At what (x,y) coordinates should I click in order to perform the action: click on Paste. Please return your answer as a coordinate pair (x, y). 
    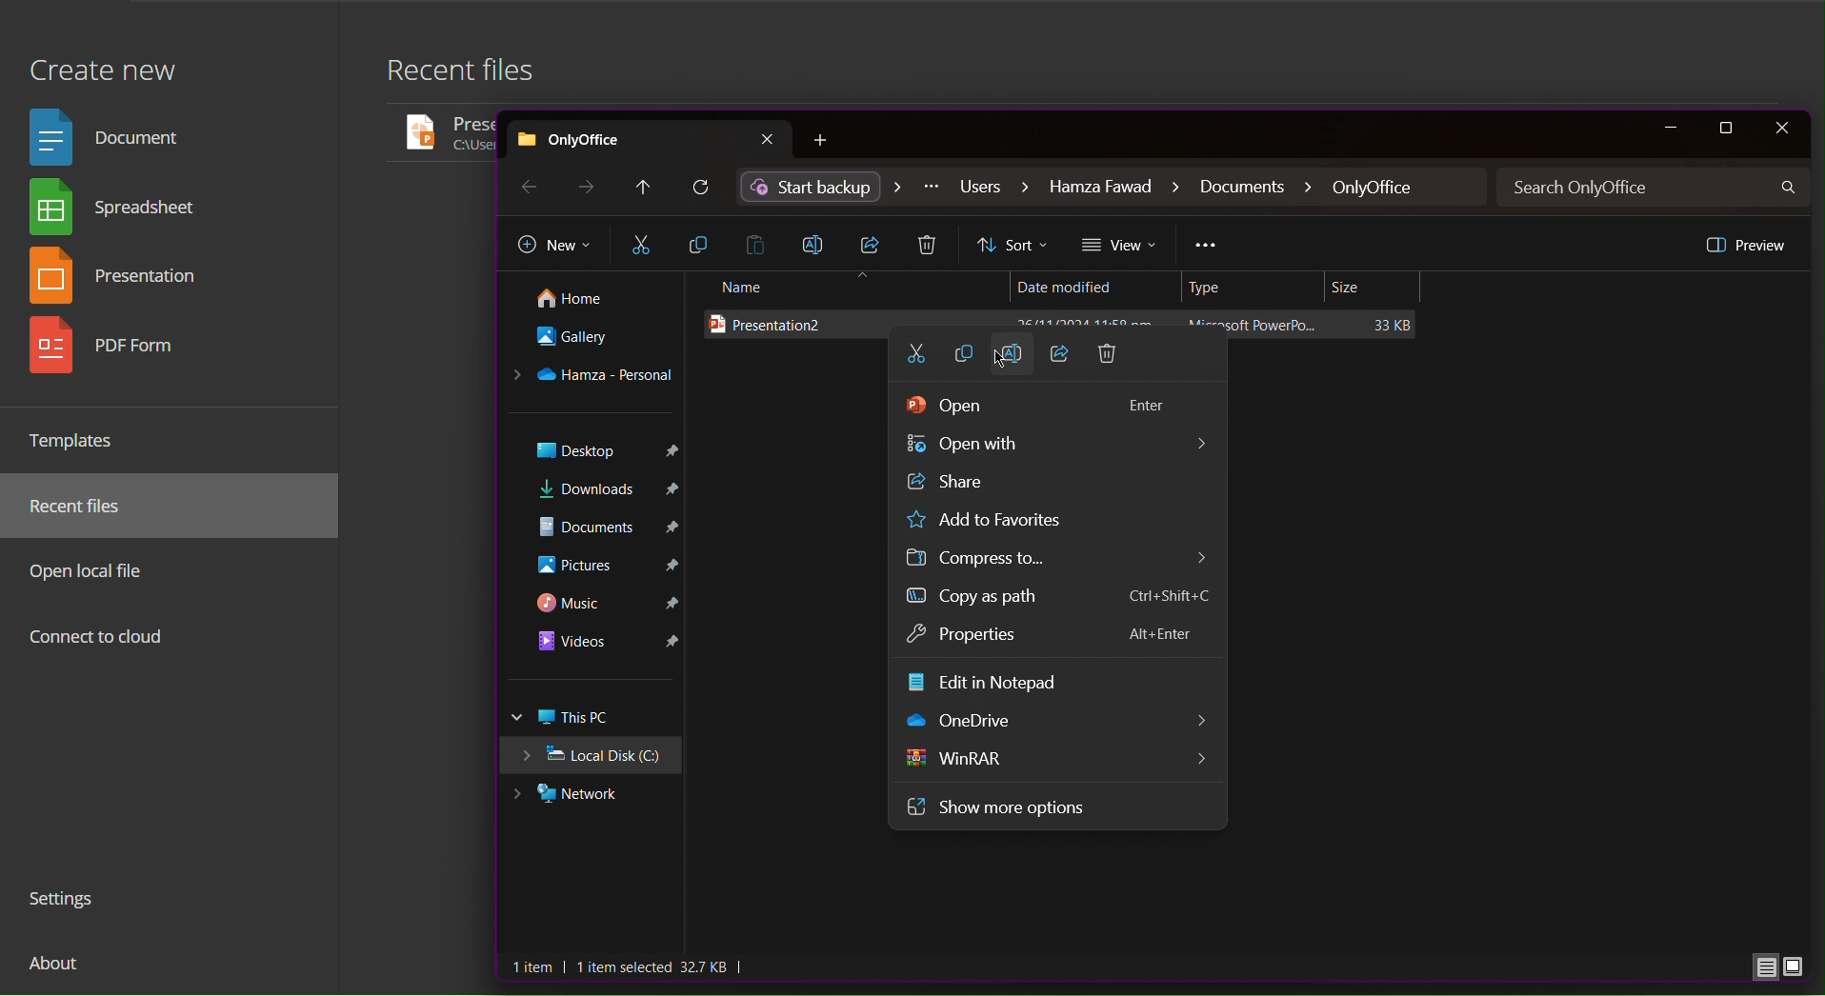
    Looking at the image, I should click on (760, 244).